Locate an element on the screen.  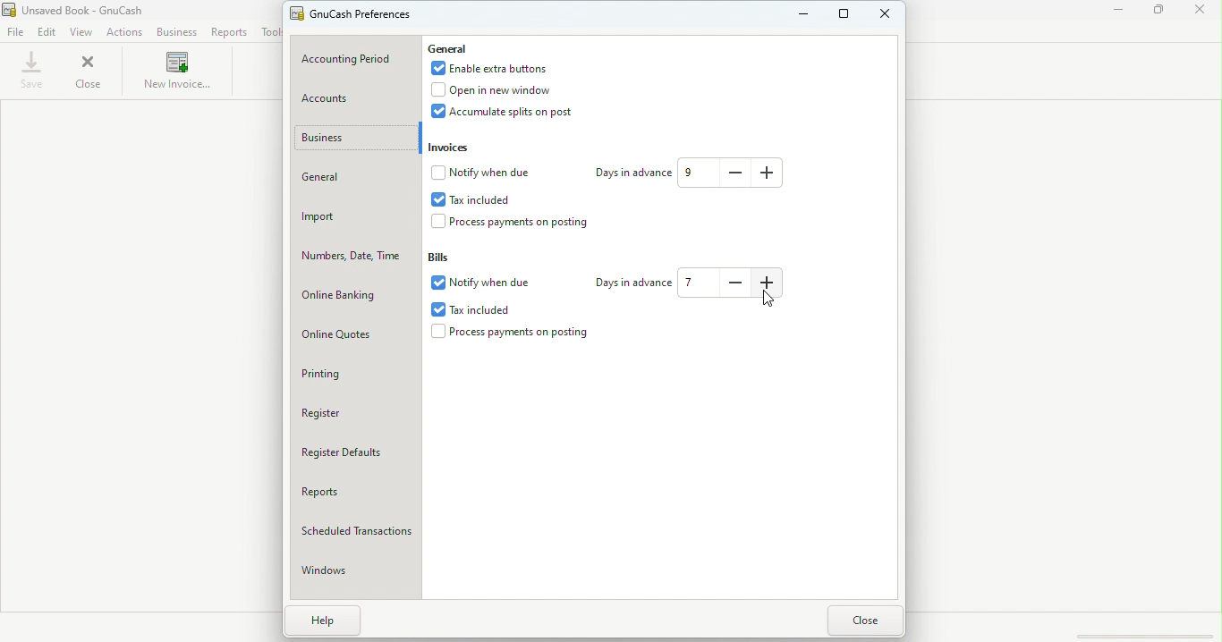
Minimize is located at coordinates (797, 16).